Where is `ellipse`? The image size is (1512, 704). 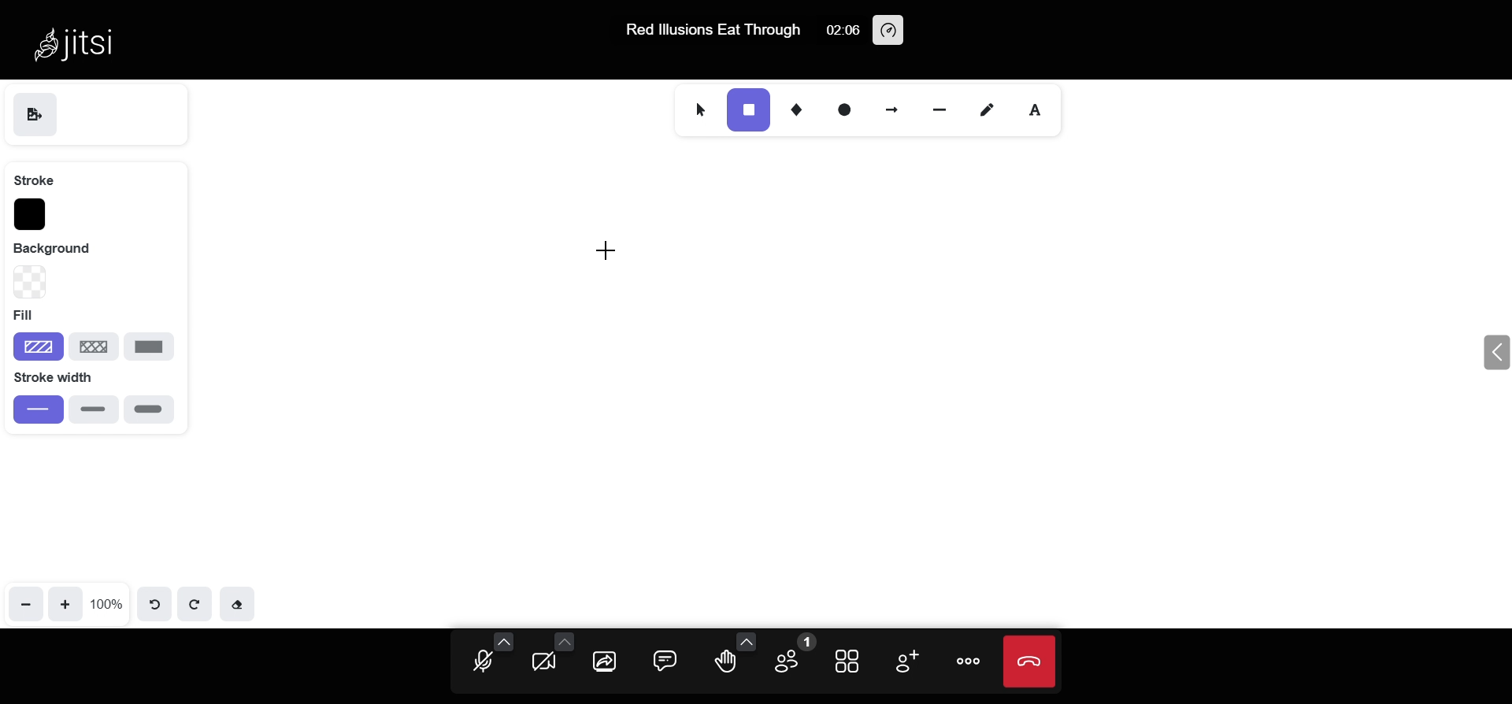 ellipse is located at coordinates (845, 107).